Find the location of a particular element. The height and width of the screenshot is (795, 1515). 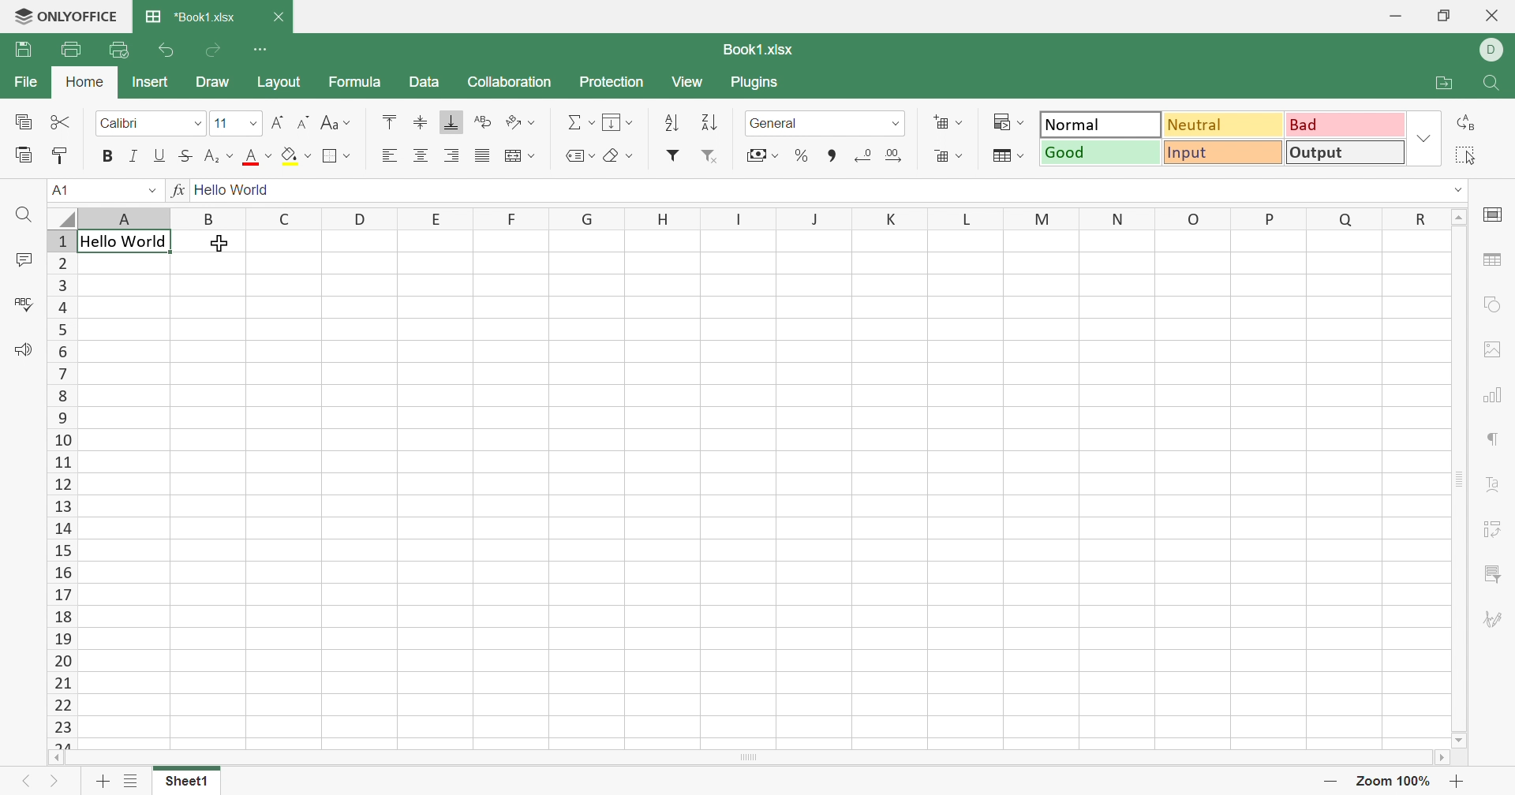

Undo is located at coordinates (165, 52).